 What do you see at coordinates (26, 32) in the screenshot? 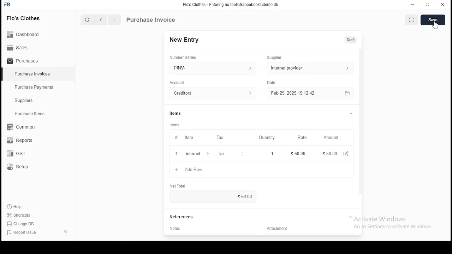
I see `dashboard` at bounding box center [26, 32].